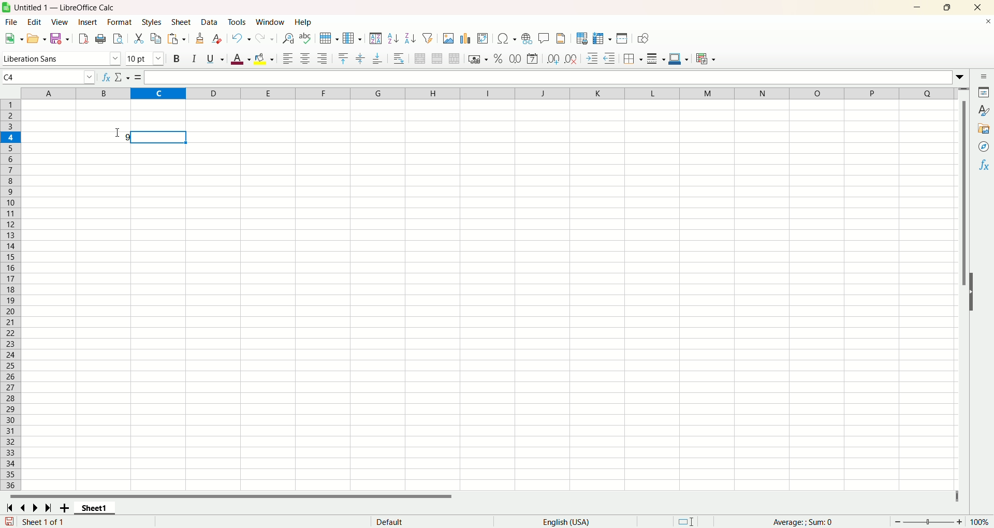  I want to click on merge cells, so click(438, 58).